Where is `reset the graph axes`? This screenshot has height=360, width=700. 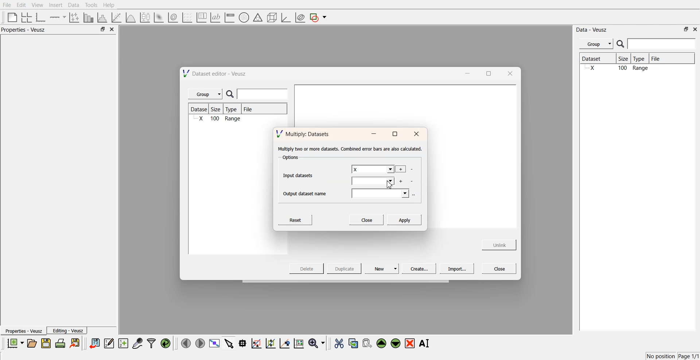
reset the graph axes is located at coordinates (299, 344).